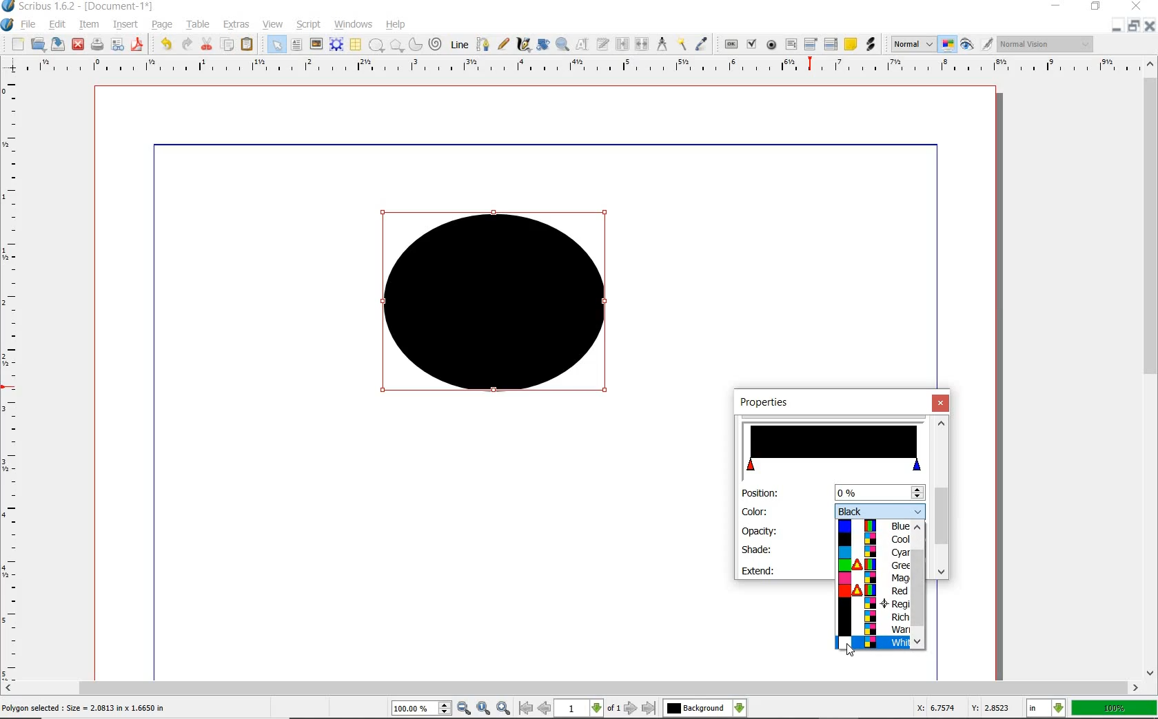  I want to click on coordinates, so click(962, 708).